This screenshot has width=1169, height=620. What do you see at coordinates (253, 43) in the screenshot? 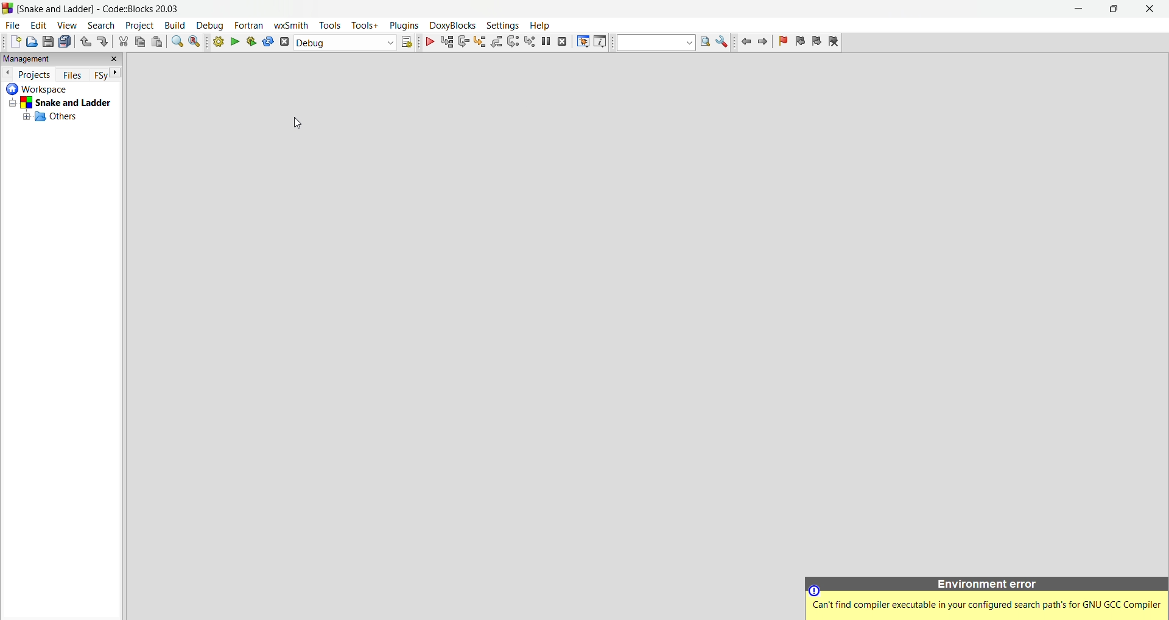
I see `build and run` at bounding box center [253, 43].